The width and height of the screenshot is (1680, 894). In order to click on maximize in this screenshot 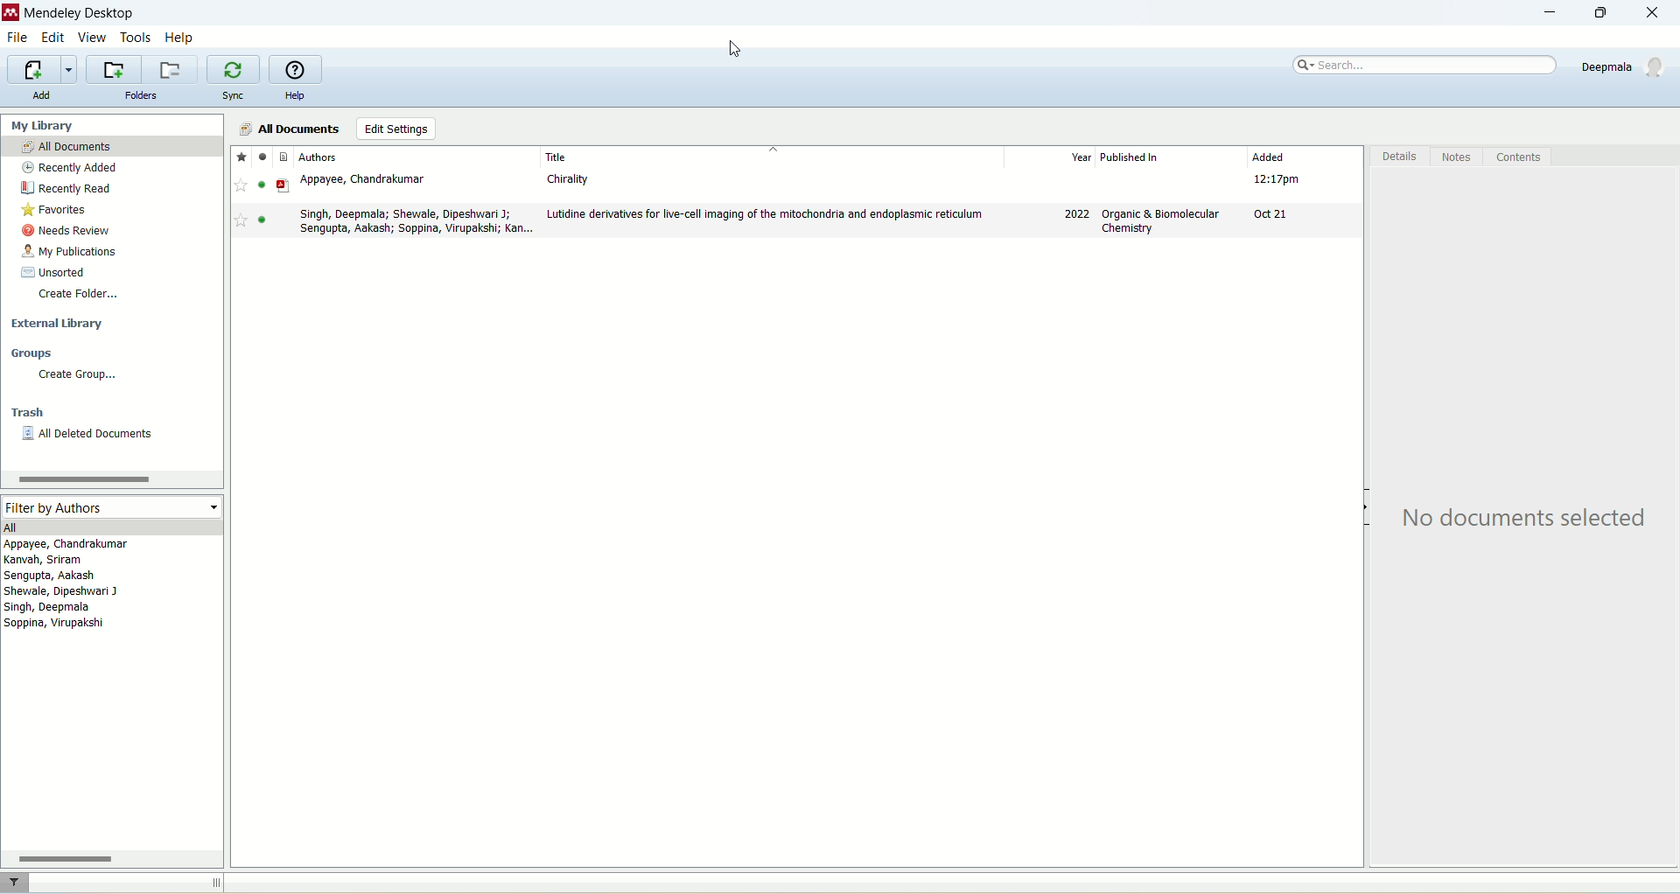, I will do `click(1604, 15)`.